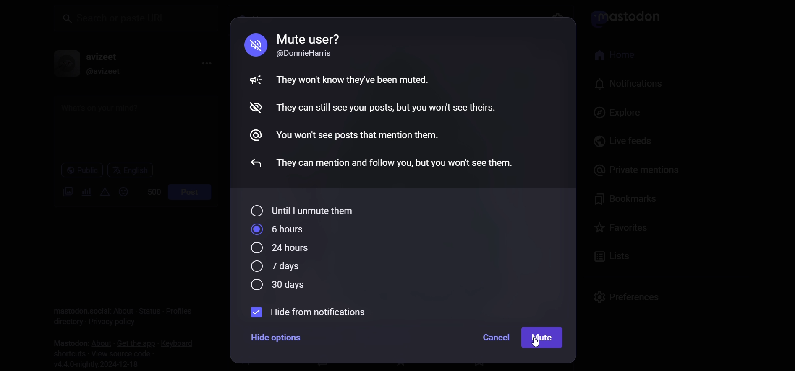 This screenshot has width=795, height=371. What do you see at coordinates (252, 165) in the screenshot?
I see `reply` at bounding box center [252, 165].